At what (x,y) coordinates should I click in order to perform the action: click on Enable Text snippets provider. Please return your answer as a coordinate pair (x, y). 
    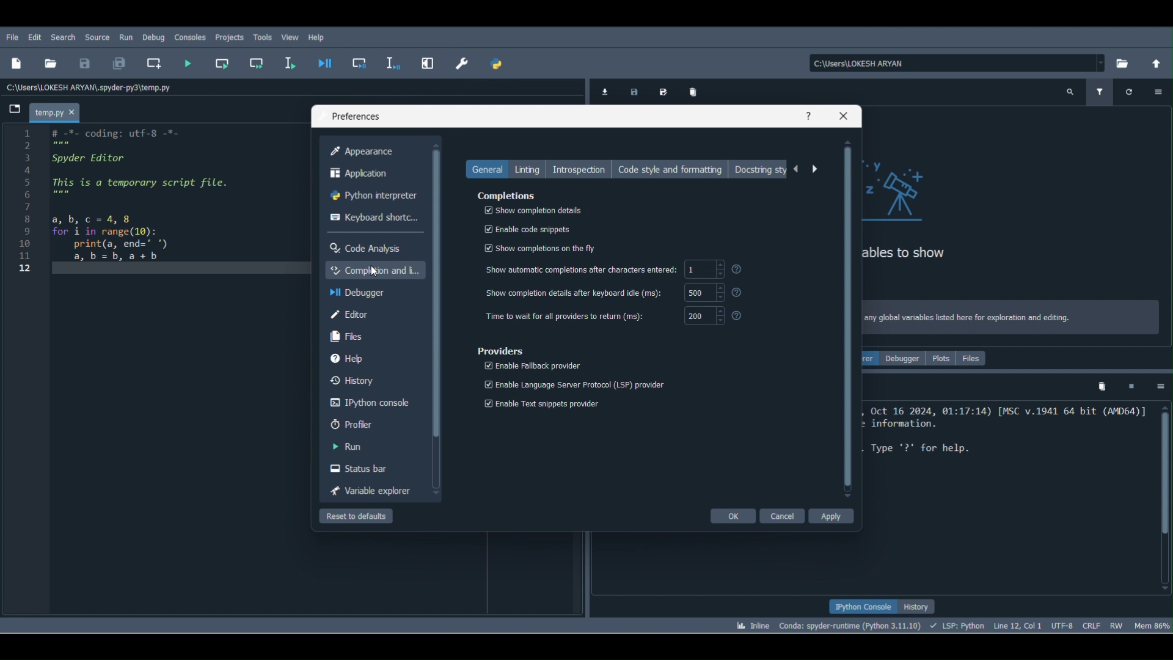
    Looking at the image, I should click on (540, 403).